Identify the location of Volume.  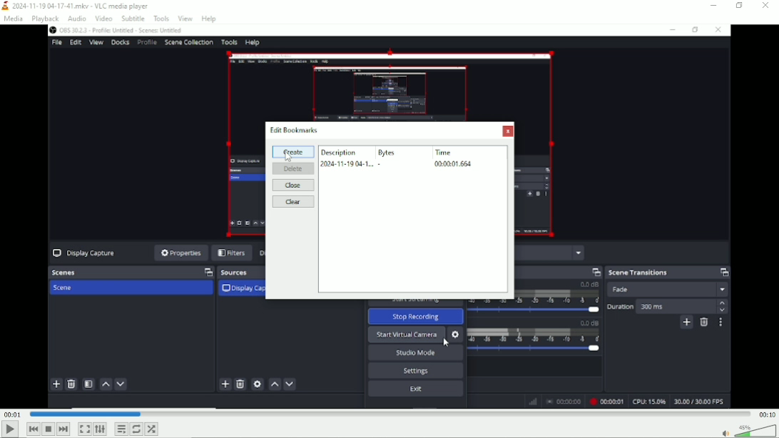
(748, 429).